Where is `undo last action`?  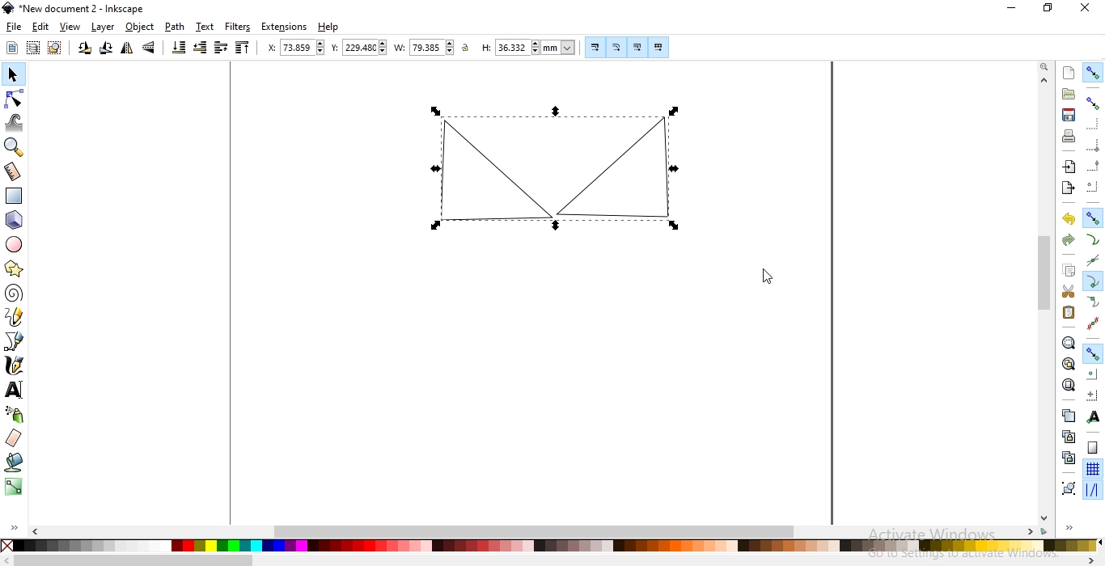 undo last action is located at coordinates (1070, 220).